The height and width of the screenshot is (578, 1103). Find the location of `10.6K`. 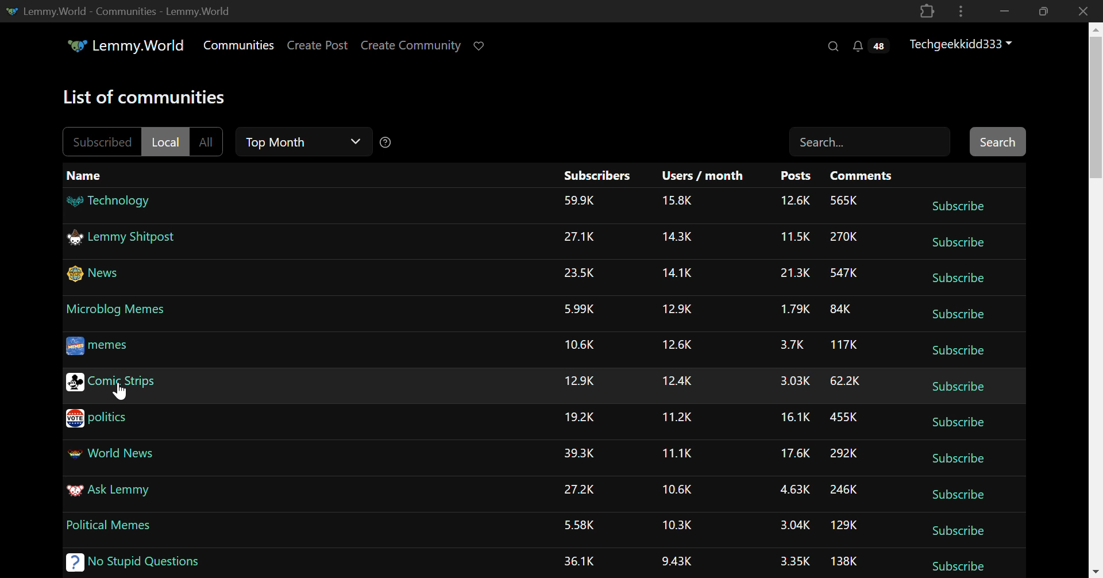

10.6K is located at coordinates (680, 491).